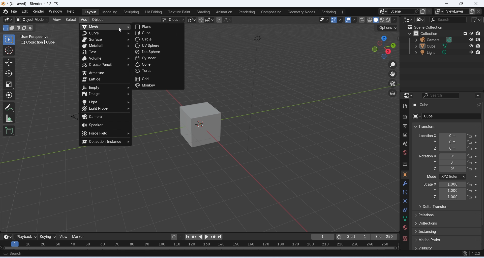 This screenshot has width=484, height=258. Describe the element at coordinates (55, 11) in the screenshot. I see `Window` at that location.